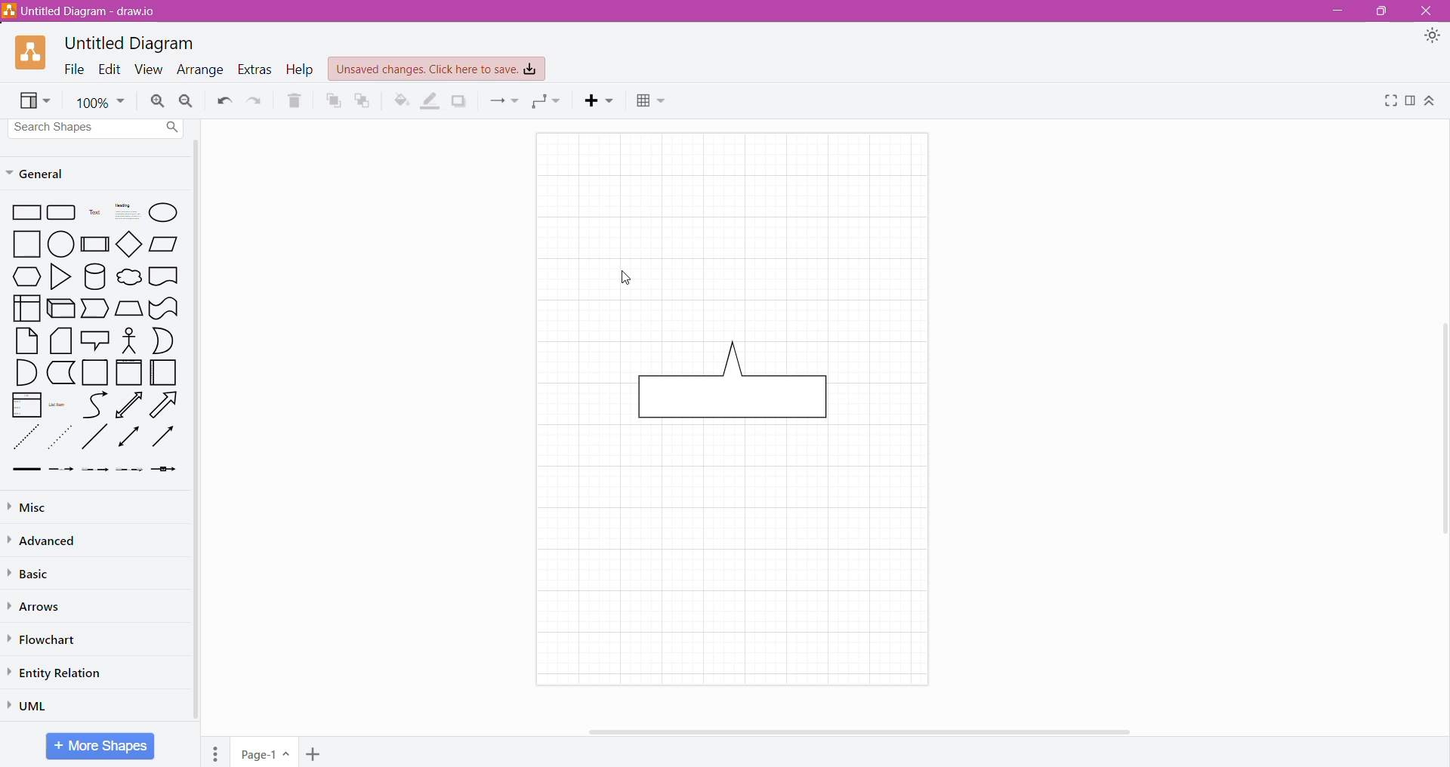  Describe the element at coordinates (187, 100) in the screenshot. I see `Zoom Out` at that location.